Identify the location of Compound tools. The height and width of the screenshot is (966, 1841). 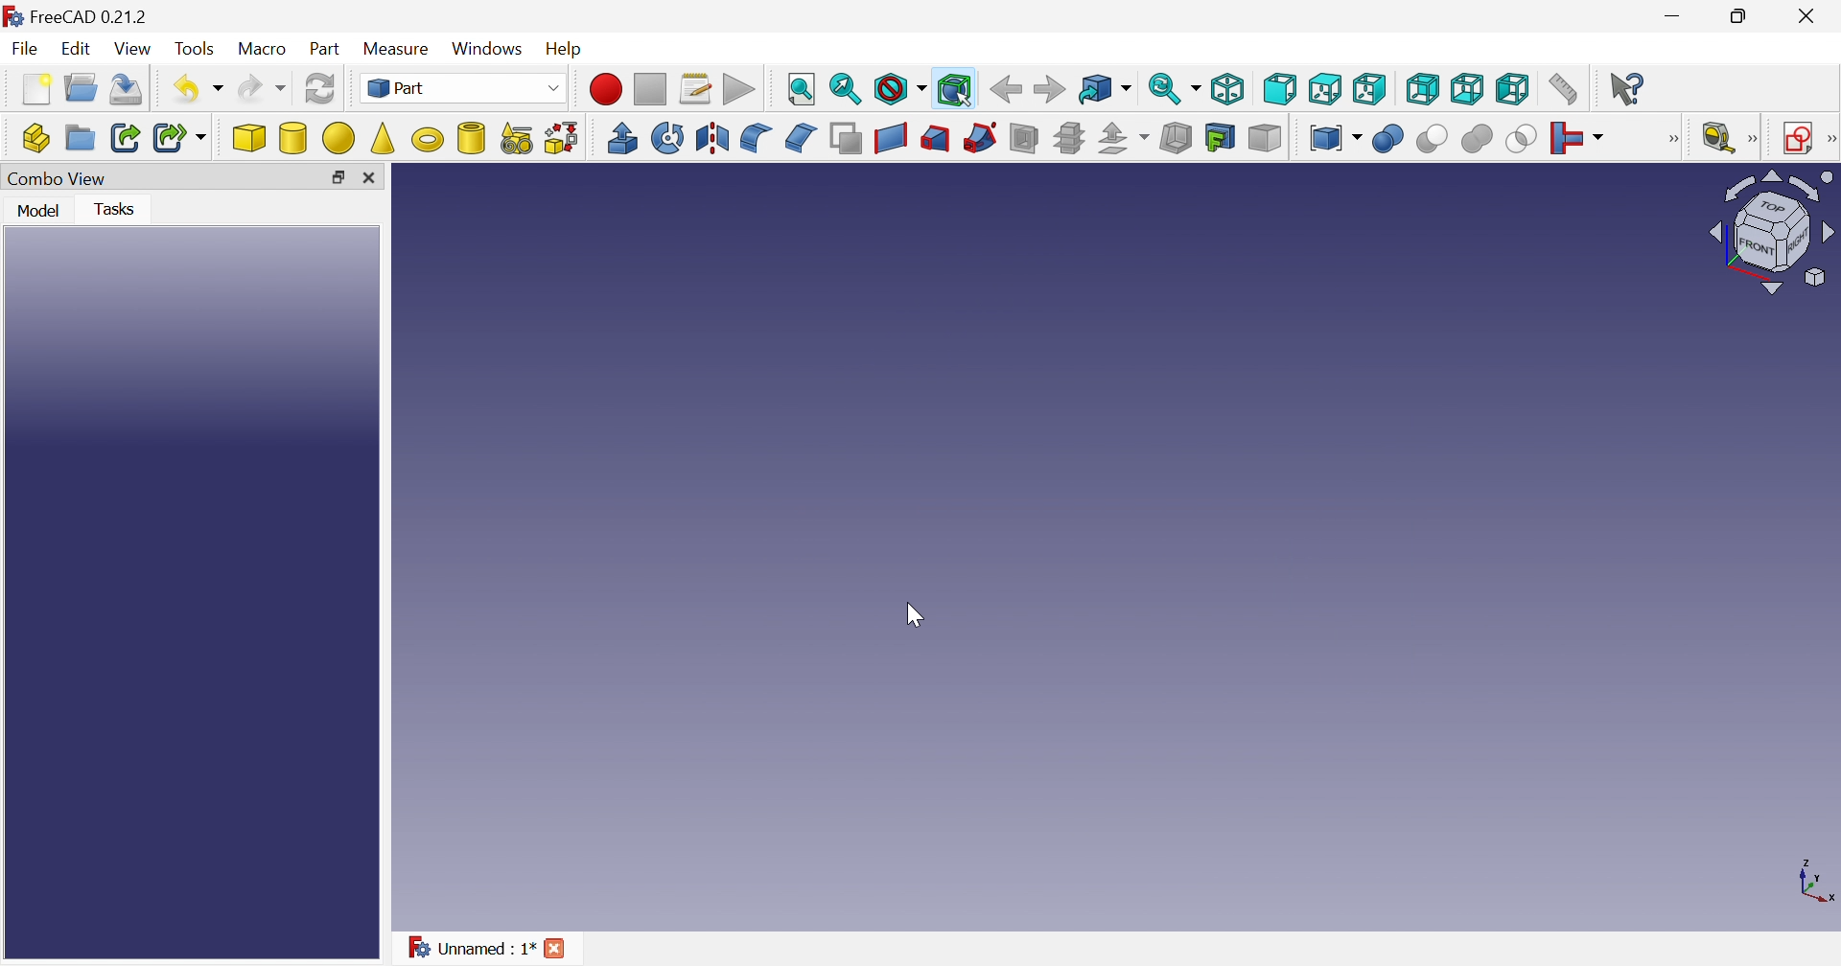
(1335, 137).